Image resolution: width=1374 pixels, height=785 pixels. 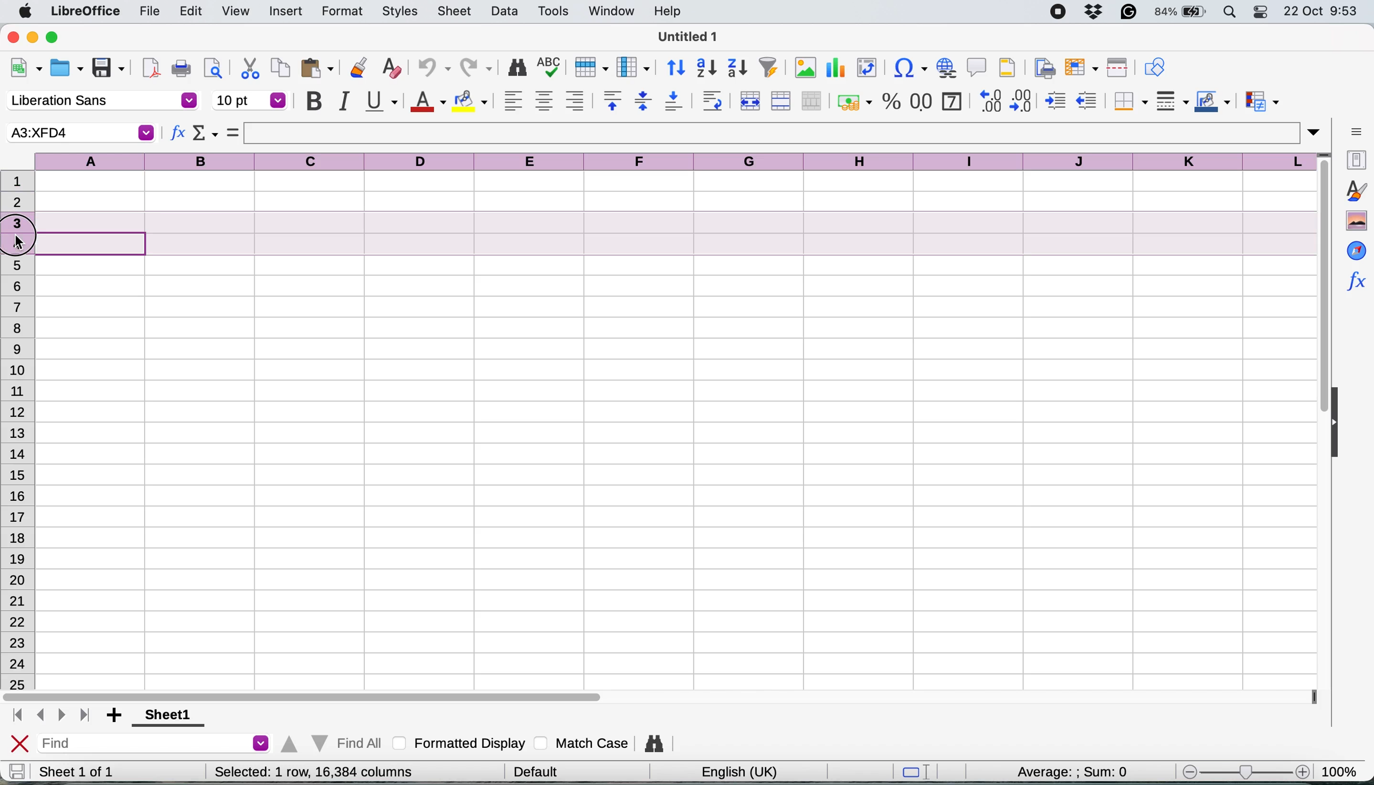 What do you see at coordinates (513, 100) in the screenshot?
I see `align left` at bounding box center [513, 100].